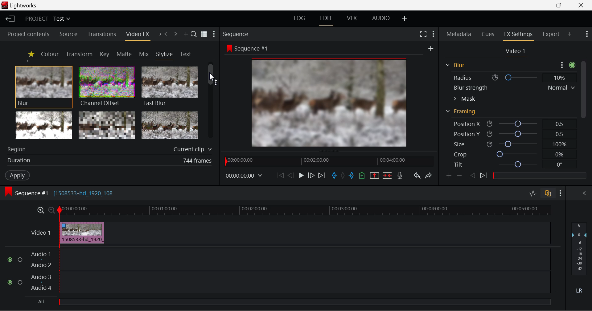 The image size is (592, 311). I want to click on new frame, so click(431, 48).